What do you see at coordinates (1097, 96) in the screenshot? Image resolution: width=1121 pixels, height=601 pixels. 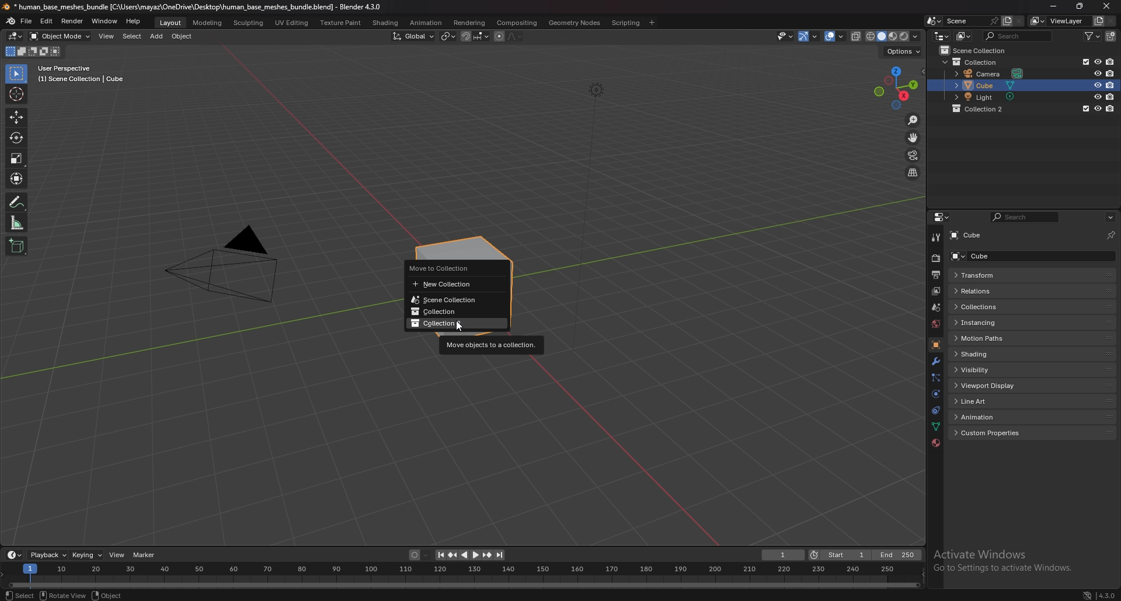 I see `hide in viewport` at bounding box center [1097, 96].